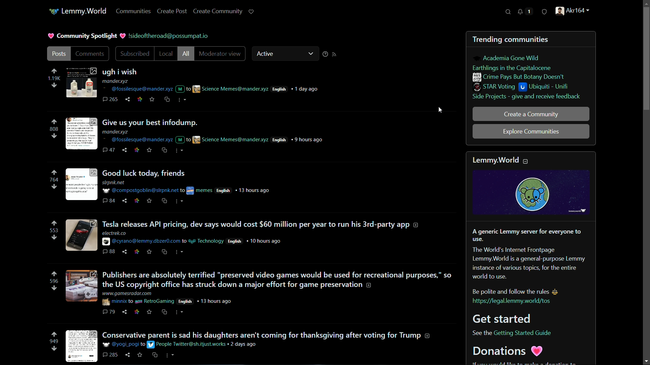 The height and width of the screenshot is (365, 650). I want to click on M to, so click(183, 140).